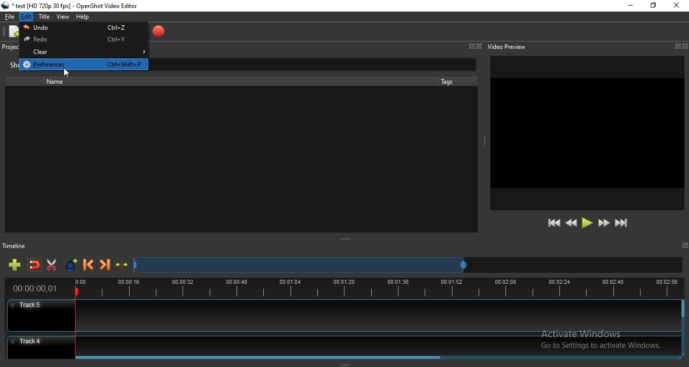 This screenshot has width=689, height=367. I want to click on Jump to start, so click(554, 223).